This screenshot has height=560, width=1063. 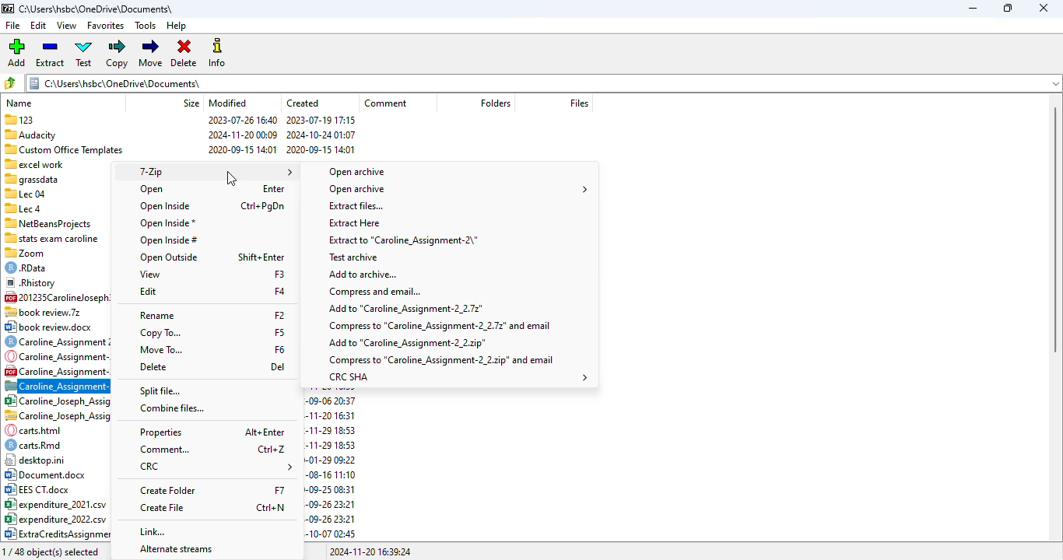 What do you see at coordinates (1006, 8) in the screenshot?
I see `maximize` at bounding box center [1006, 8].